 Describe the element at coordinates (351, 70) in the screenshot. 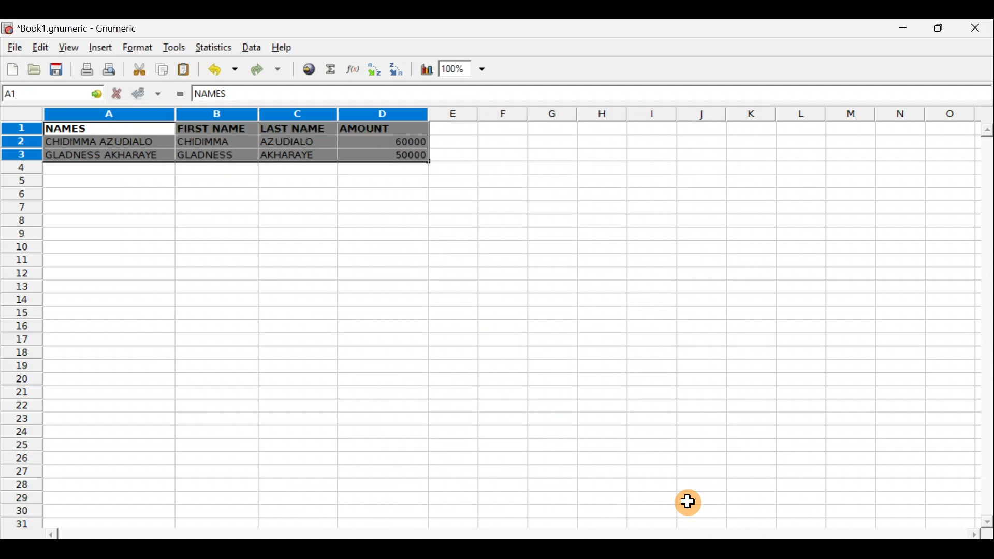

I see `Edit a function in the current cell` at that location.